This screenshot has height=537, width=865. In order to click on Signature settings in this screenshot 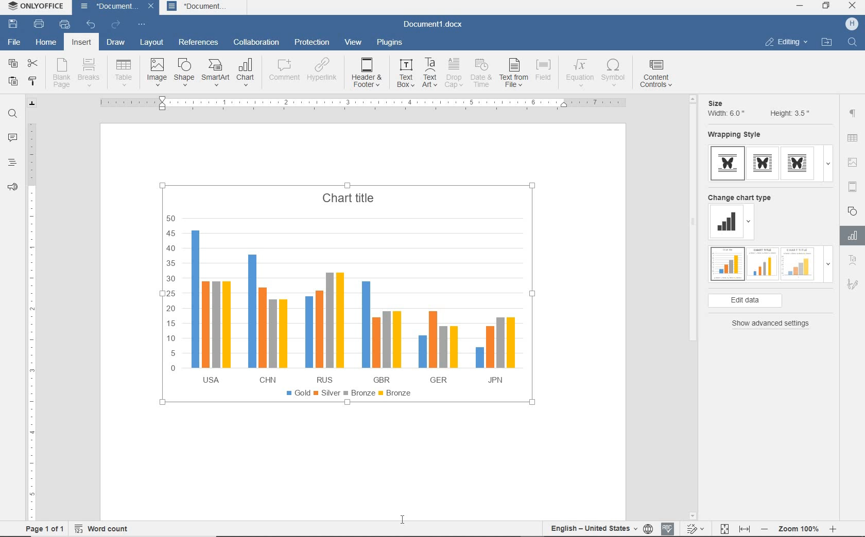, I will do `click(852, 287)`.